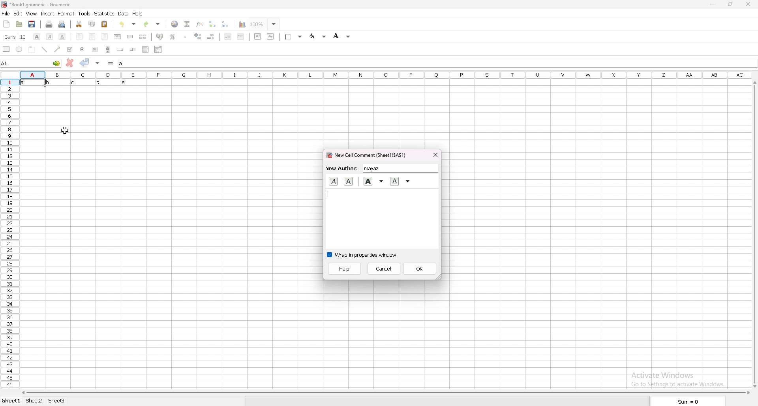  I want to click on insert, so click(48, 14).